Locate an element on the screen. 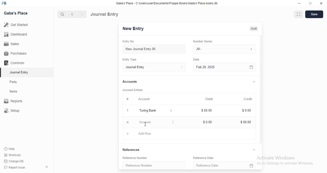  draft is located at coordinates (254, 29).